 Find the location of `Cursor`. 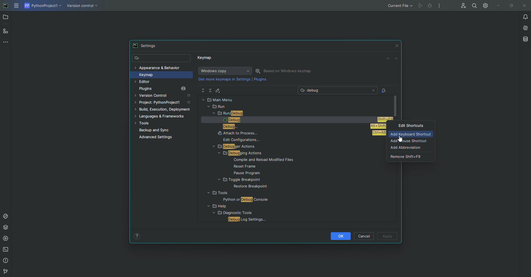

Cursor is located at coordinates (400, 139).